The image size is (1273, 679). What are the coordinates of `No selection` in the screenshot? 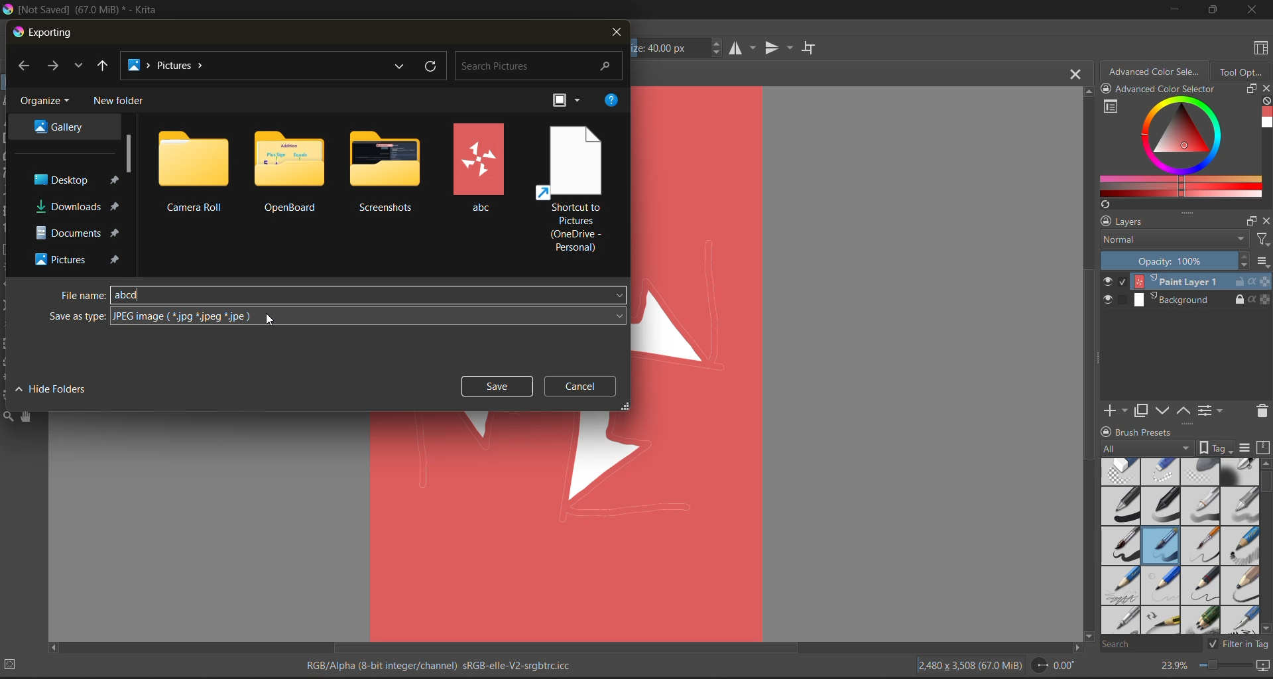 It's located at (15, 664).